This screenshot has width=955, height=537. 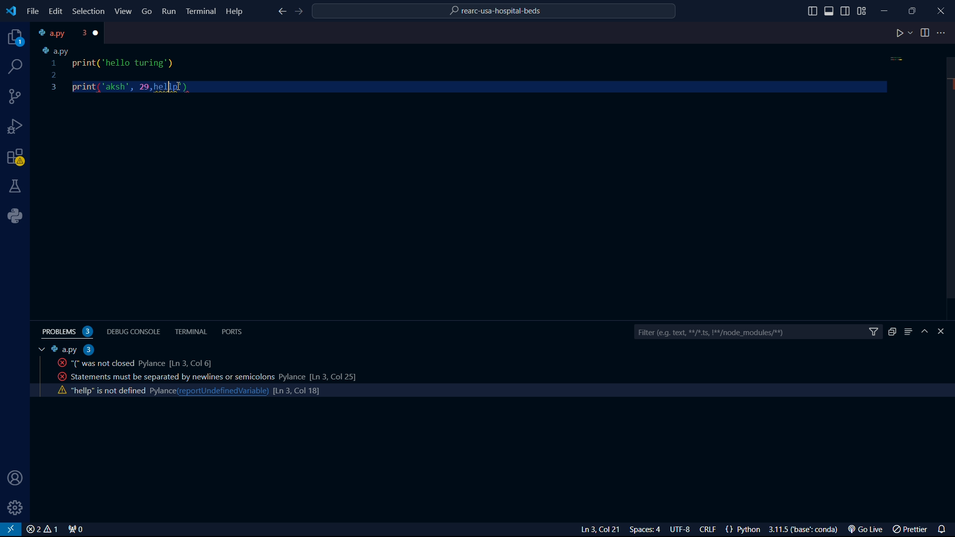 I want to click on activity code, so click(x=131, y=363).